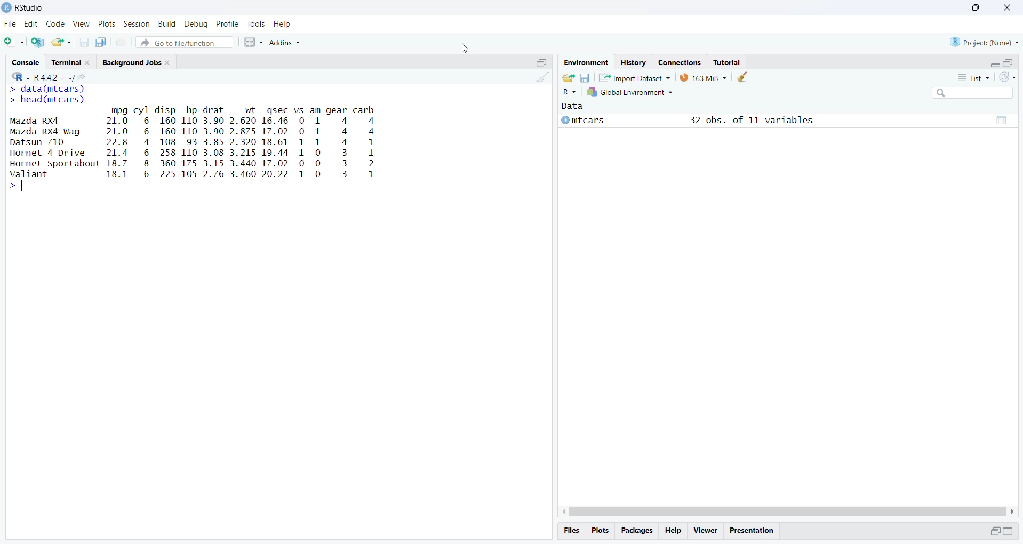 This screenshot has height=544, width=1023. Describe the element at coordinates (66, 62) in the screenshot. I see `Terminal` at that location.